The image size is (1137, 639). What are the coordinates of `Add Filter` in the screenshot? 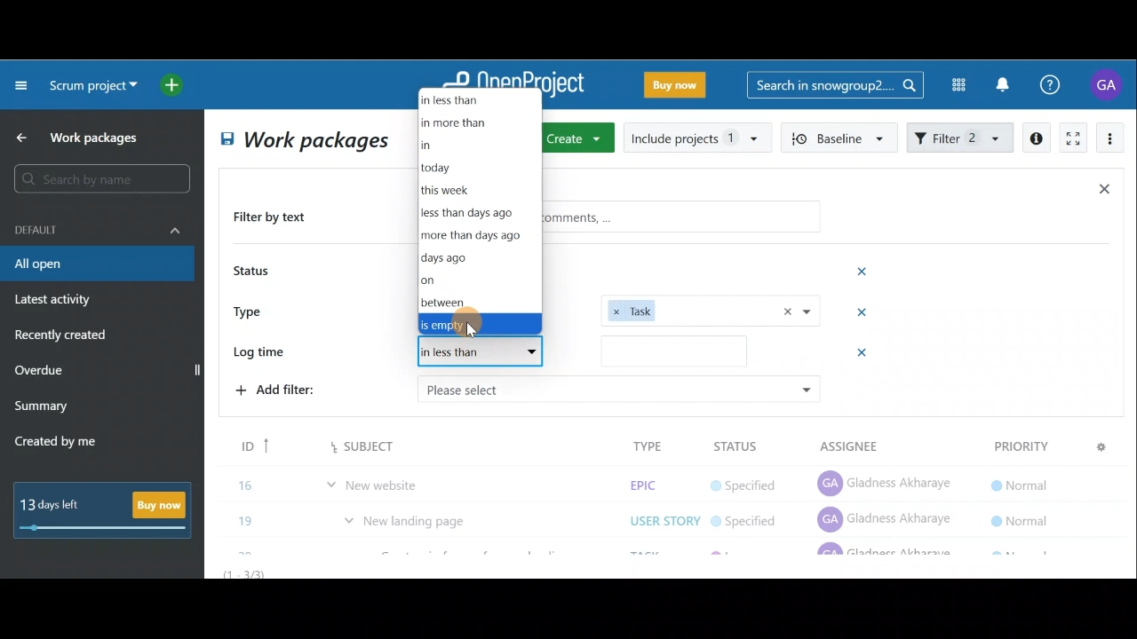 It's located at (281, 352).